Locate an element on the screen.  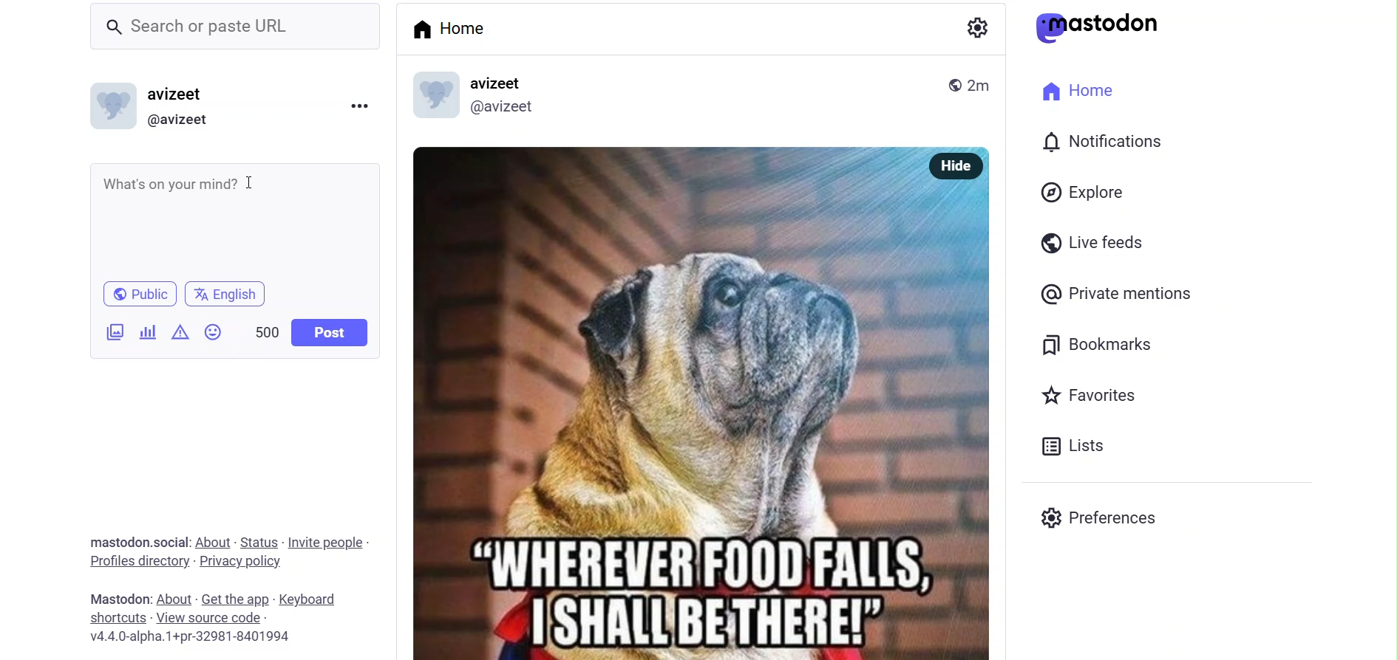
private mention is located at coordinates (1121, 295).